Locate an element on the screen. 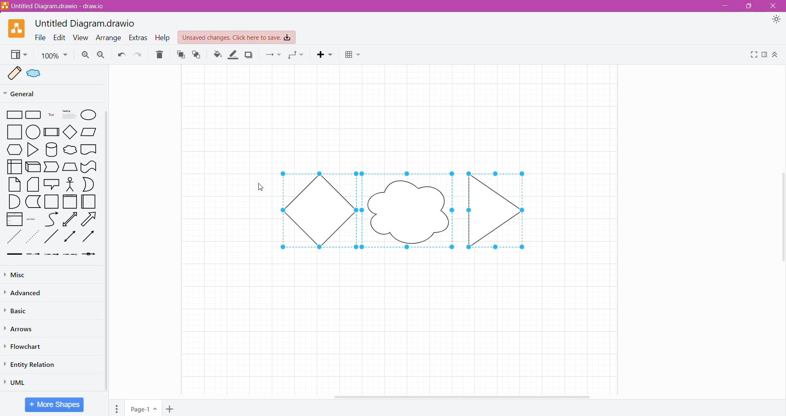 This screenshot has height=416, width=786. Shape 2 ungrouped is located at coordinates (409, 208).